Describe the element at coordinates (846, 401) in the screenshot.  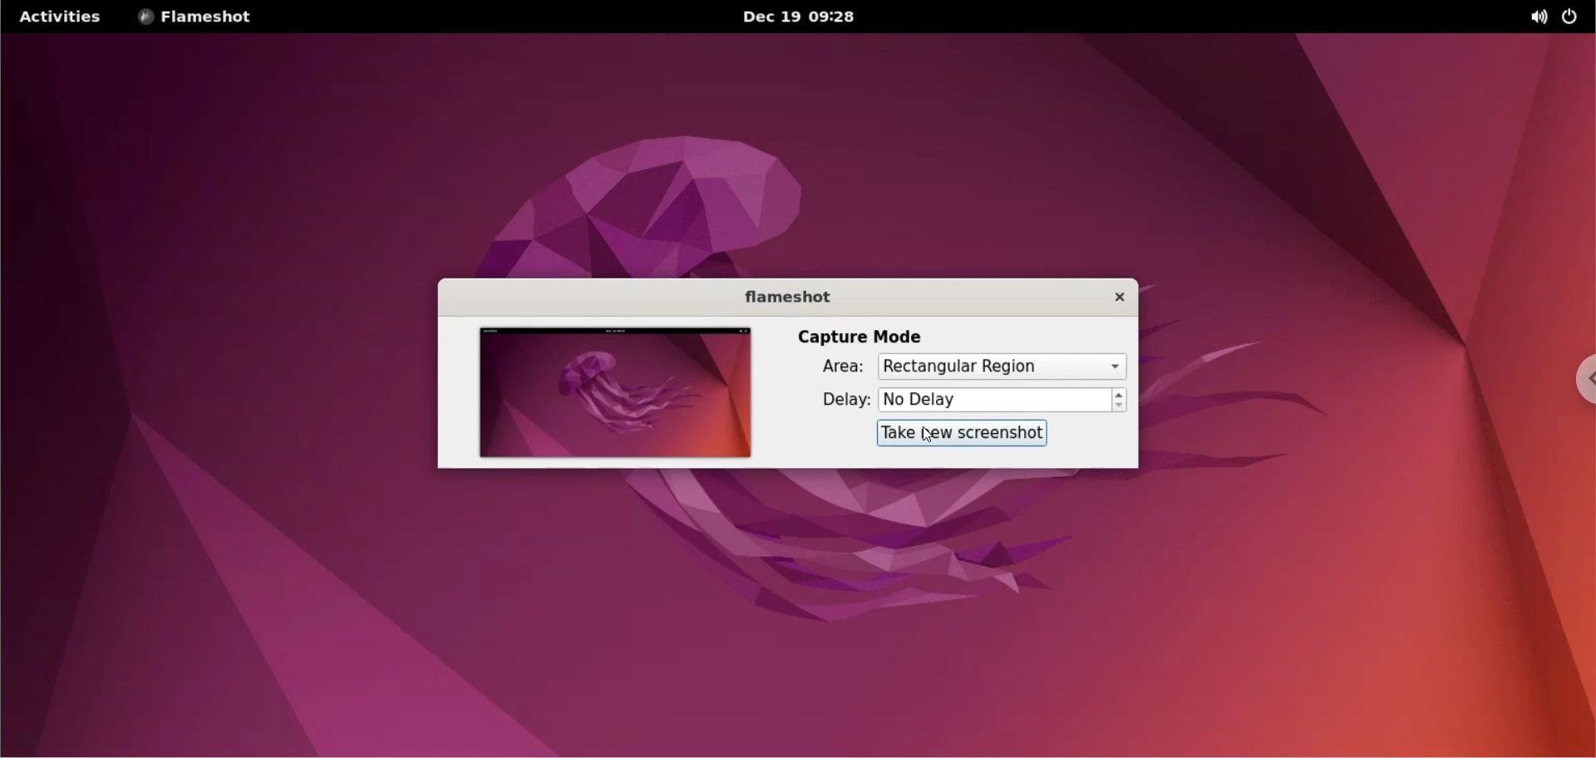
I see `delay label` at that location.